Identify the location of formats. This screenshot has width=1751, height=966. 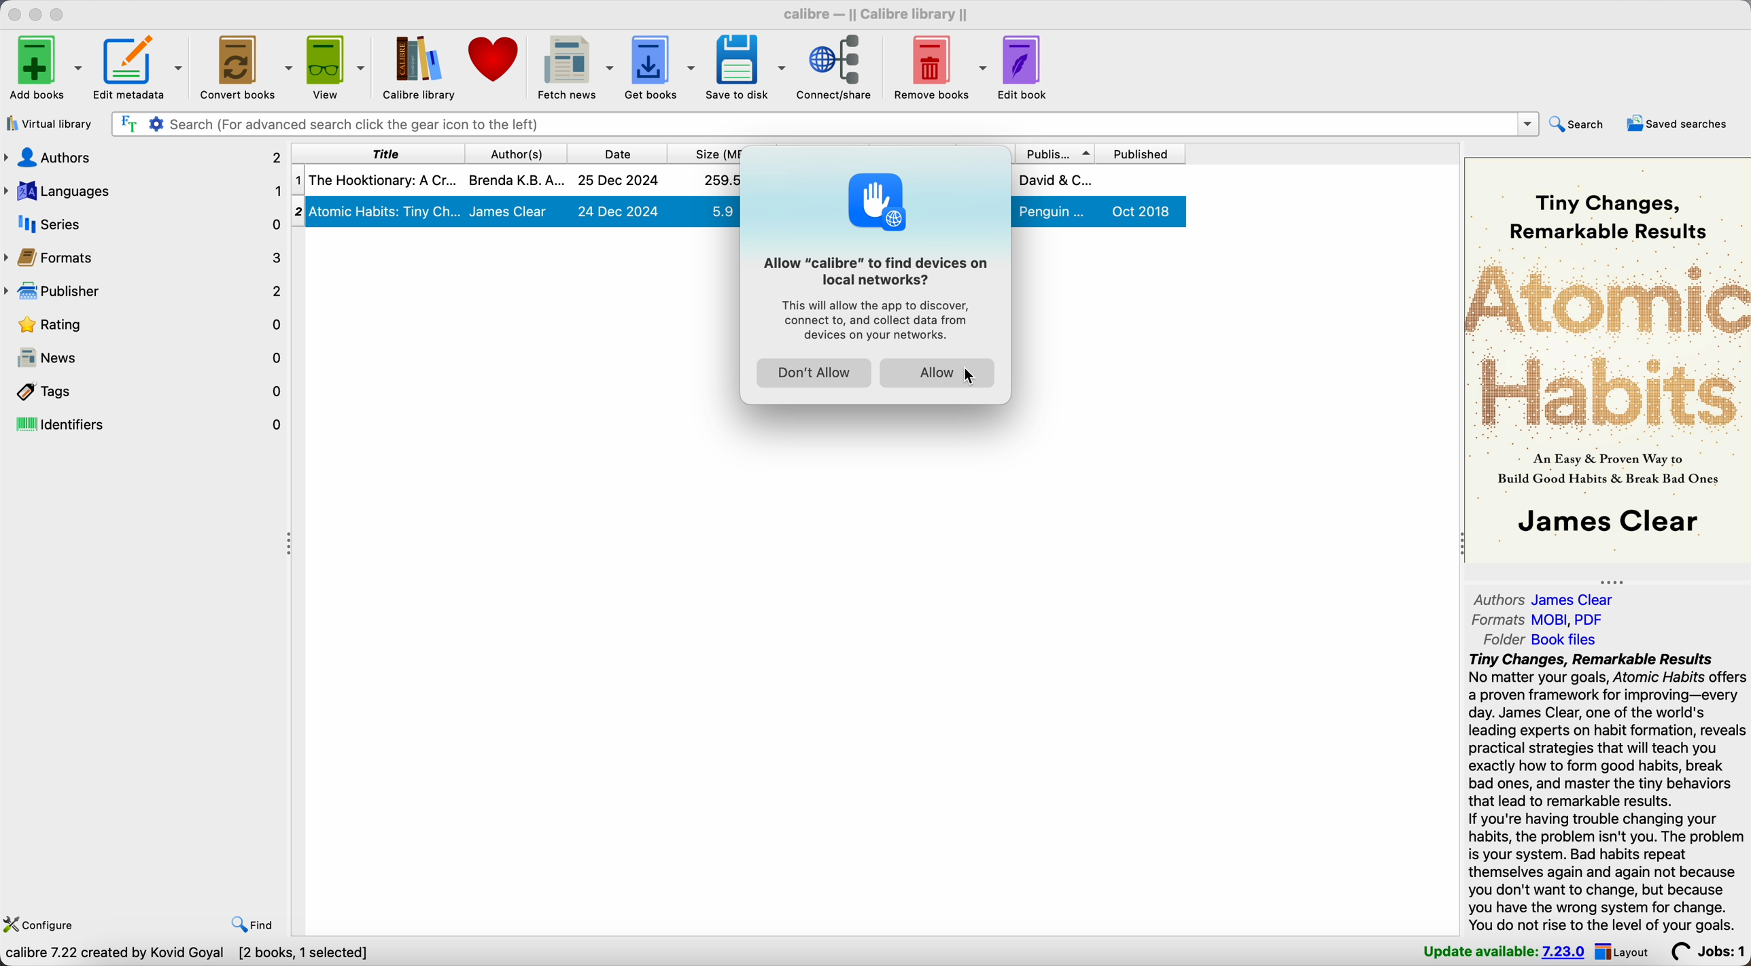
(145, 257).